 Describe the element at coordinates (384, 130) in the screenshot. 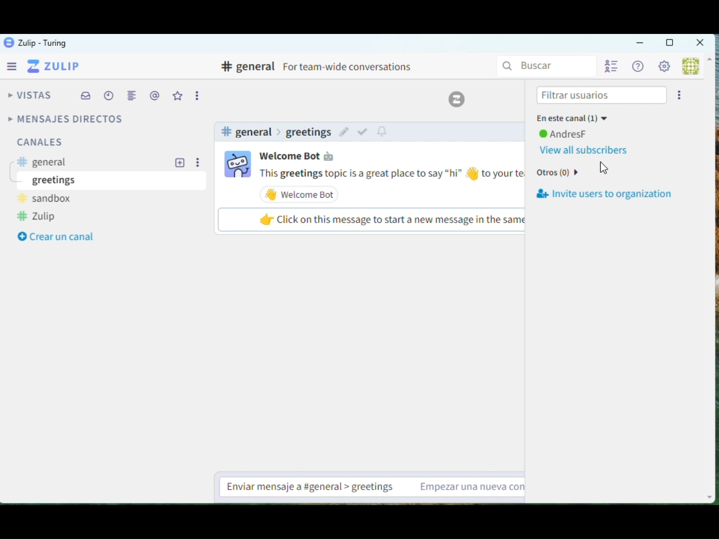

I see `notify` at that location.